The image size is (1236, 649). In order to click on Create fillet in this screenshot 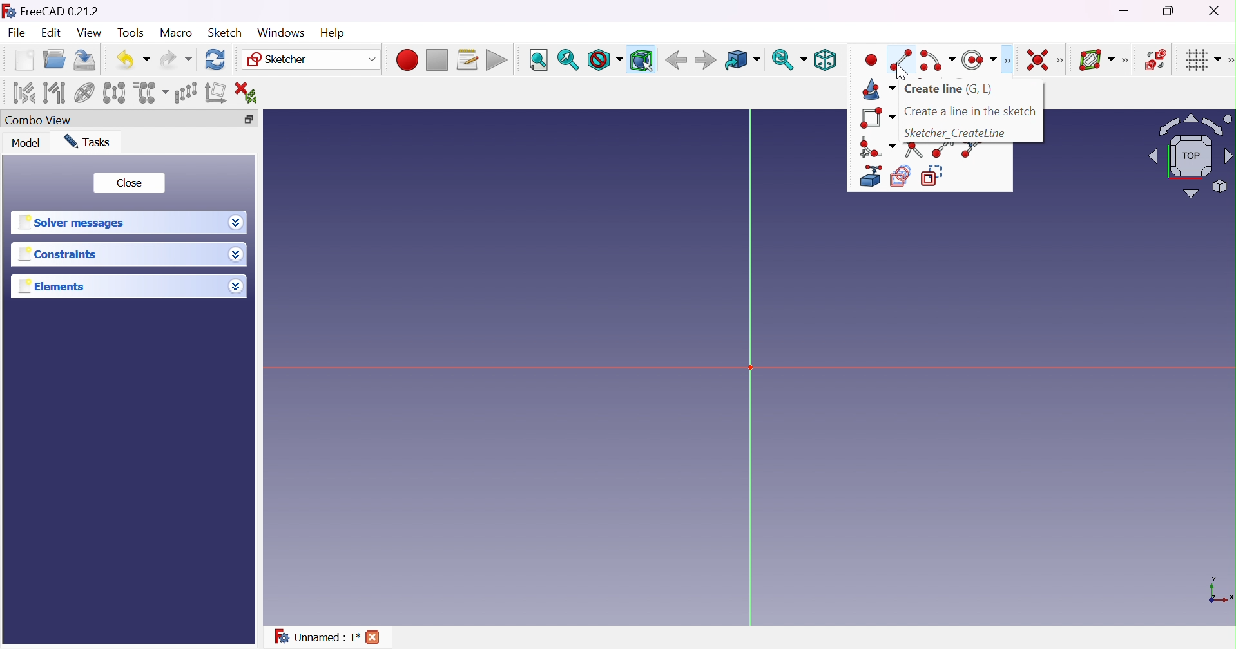, I will do `click(876, 146)`.